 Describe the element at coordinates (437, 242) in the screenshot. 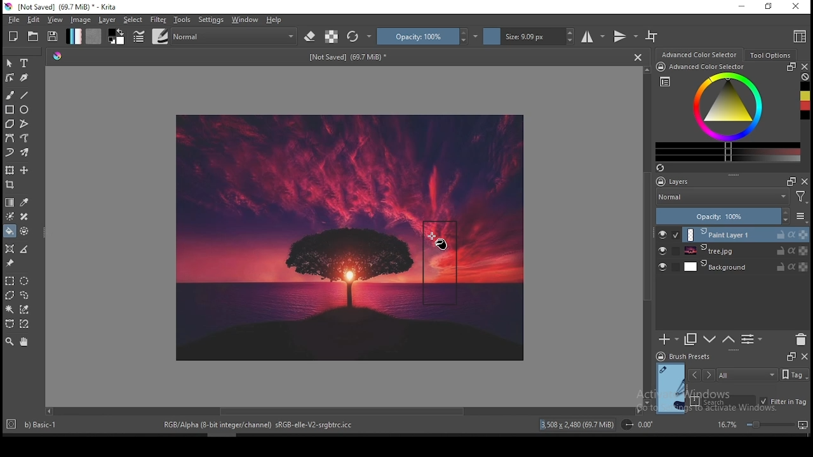

I see `mouse pointer` at that location.